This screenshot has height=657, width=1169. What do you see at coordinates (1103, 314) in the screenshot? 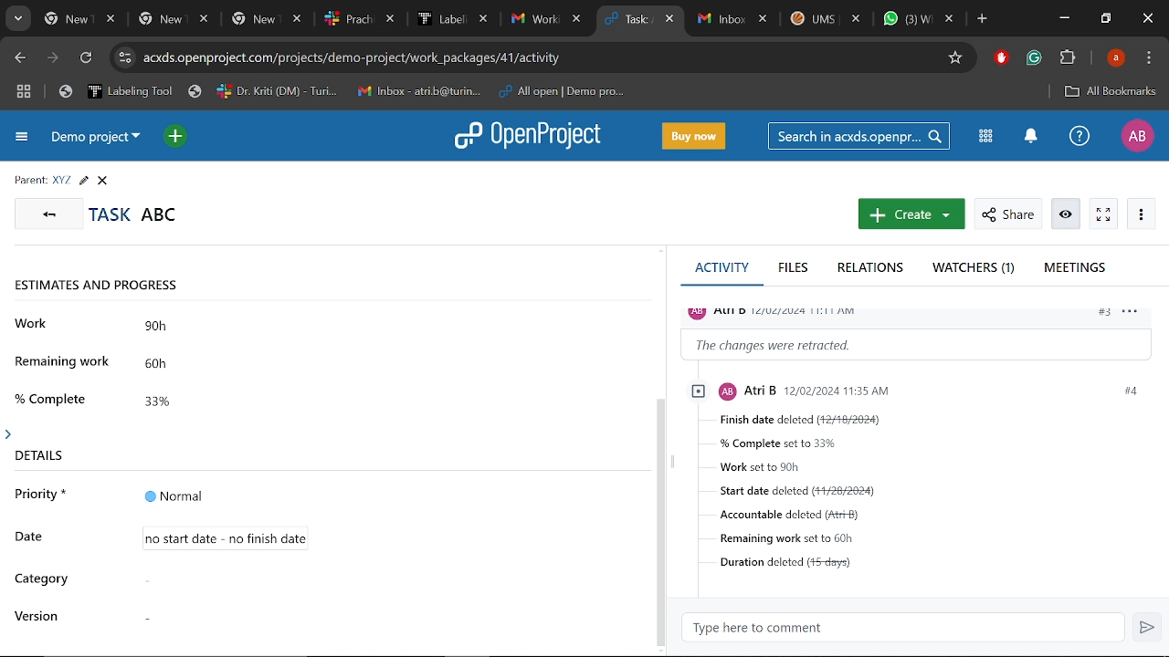
I see `#3` at bounding box center [1103, 314].